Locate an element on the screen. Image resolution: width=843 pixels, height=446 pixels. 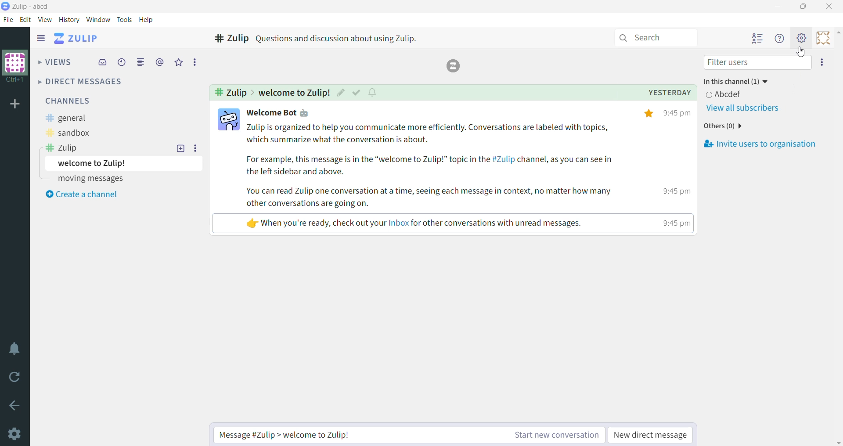
View all Subscribers is located at coordinates (743, 108).